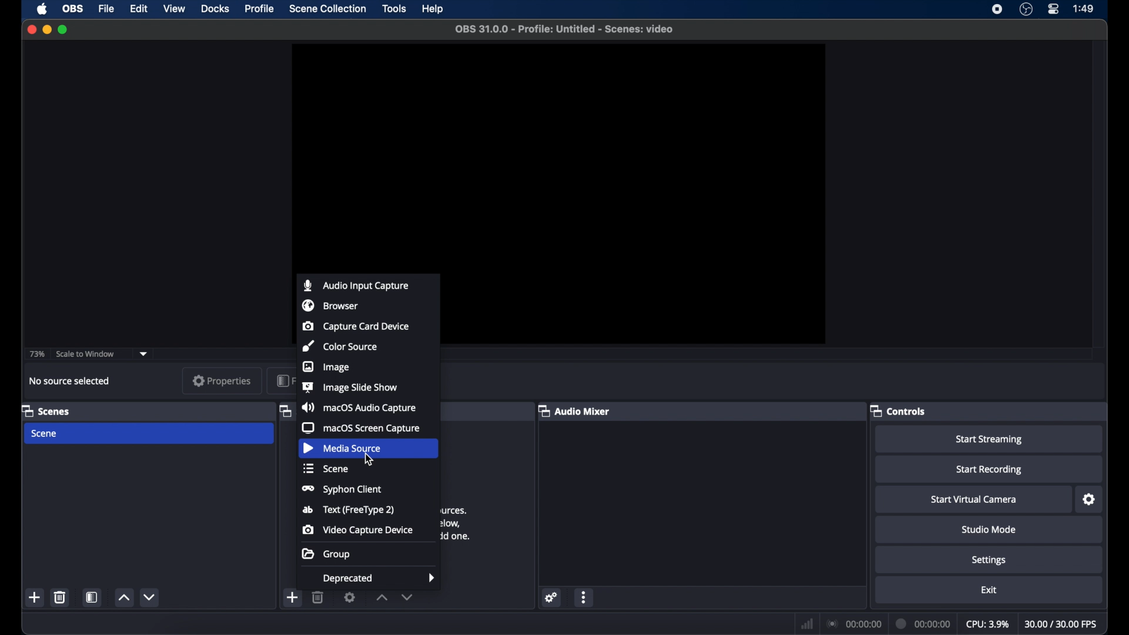 This screenshot has width=1129, height=635. Describe the element at coordinates (328, 8) in the screenshot. I see `scene collection` at that location.